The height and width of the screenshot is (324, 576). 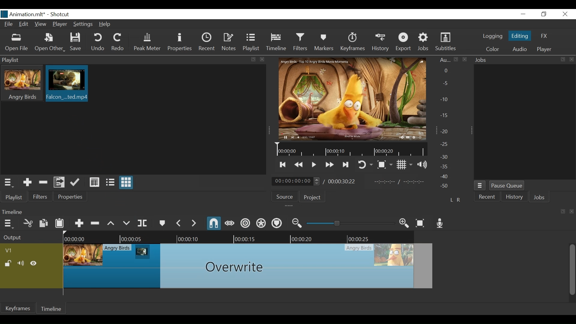 What do you see at coordinates (79, 222) in the screenshot?
I see `Append` at bounding box center [79, 222].